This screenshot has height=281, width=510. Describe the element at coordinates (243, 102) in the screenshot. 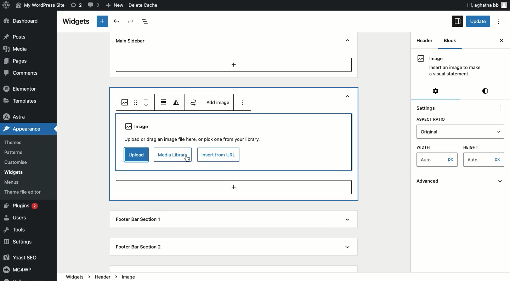

I see `more` at that location.